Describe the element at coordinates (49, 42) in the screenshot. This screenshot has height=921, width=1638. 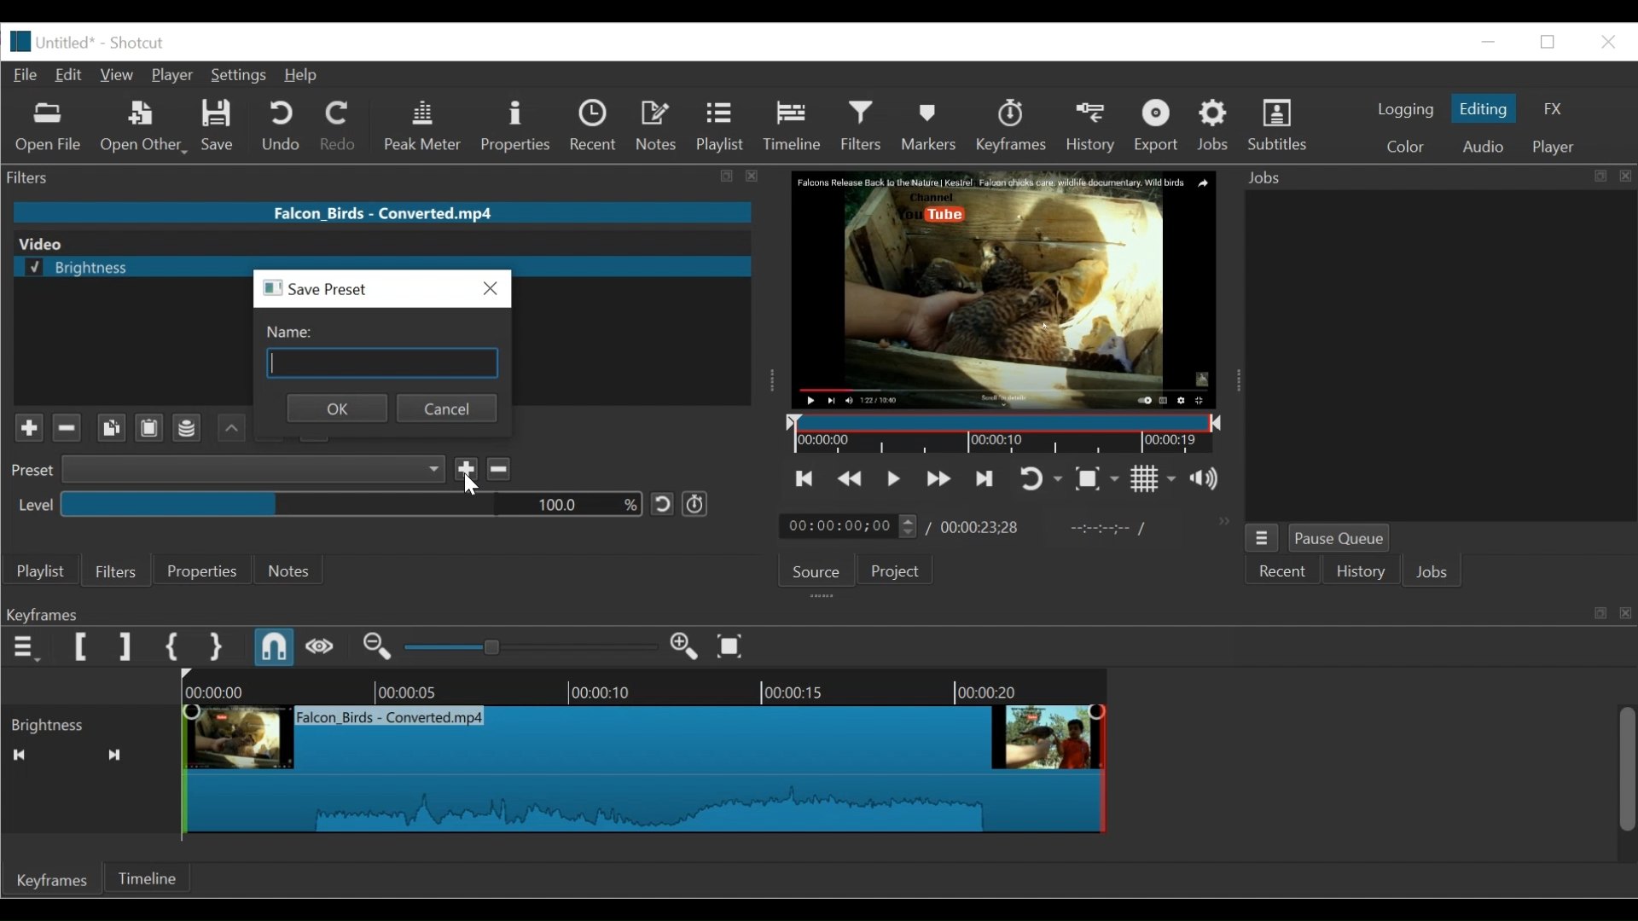
I see `File Name` at that location.